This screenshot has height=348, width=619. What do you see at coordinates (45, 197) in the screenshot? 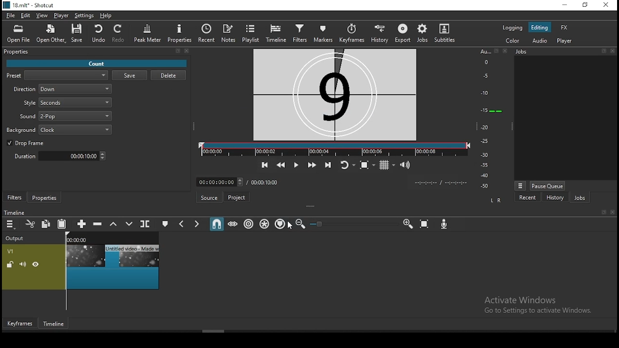
I see `` at bounding box center [45, 197].